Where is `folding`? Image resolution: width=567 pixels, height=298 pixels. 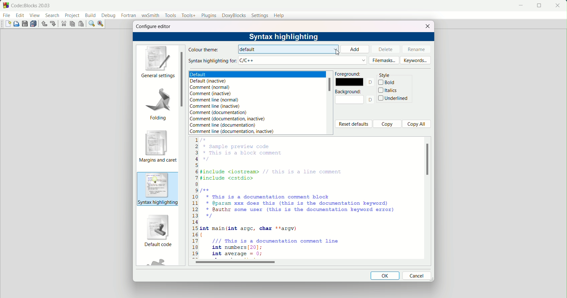
folding is located at coordinates (158, 103).